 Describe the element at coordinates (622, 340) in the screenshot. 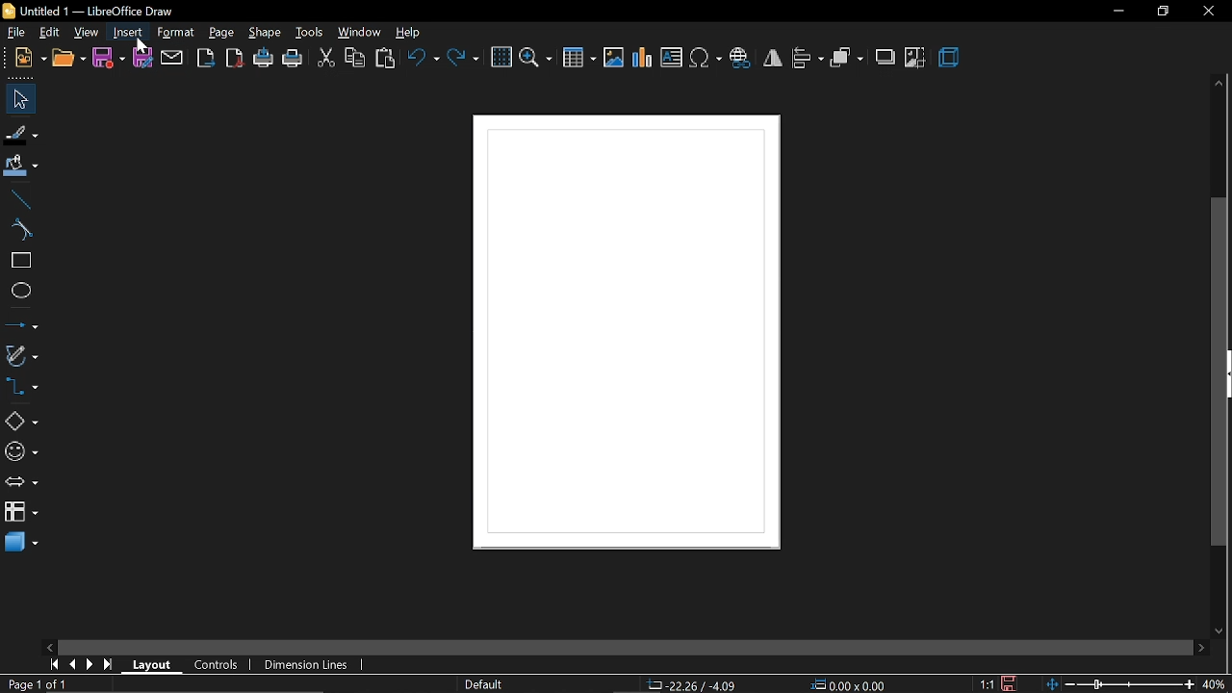

I see `current canvas` at that location.